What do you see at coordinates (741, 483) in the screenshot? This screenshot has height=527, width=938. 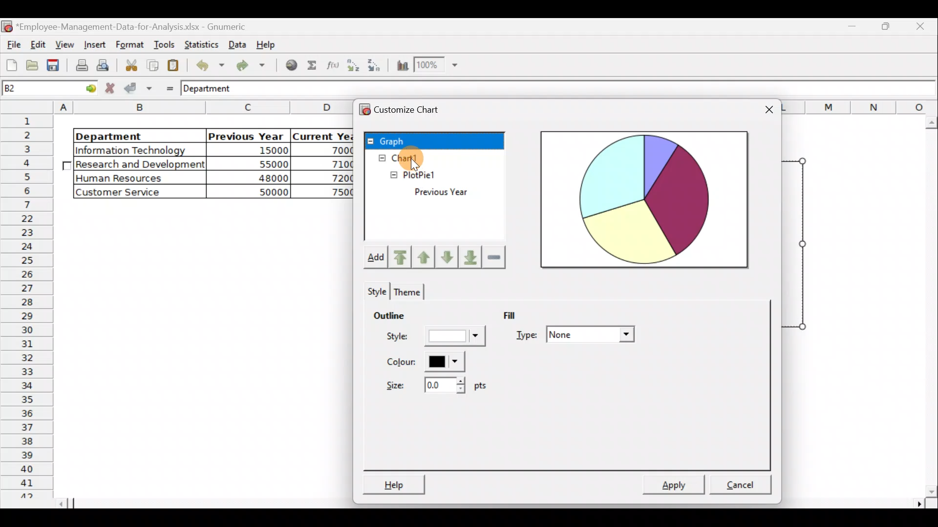 I see `Cancel` at bounding box center [741, 483].